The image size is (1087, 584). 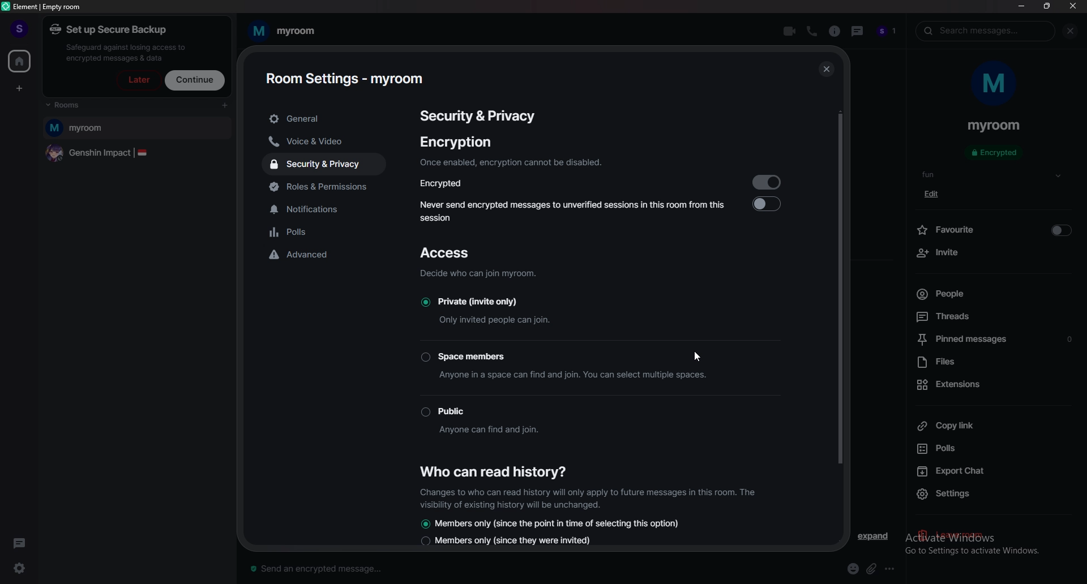 What do you see at coordinates (333, 188) in the screenshot?
I see `roles and permissions` at bounding box center [333, 188].